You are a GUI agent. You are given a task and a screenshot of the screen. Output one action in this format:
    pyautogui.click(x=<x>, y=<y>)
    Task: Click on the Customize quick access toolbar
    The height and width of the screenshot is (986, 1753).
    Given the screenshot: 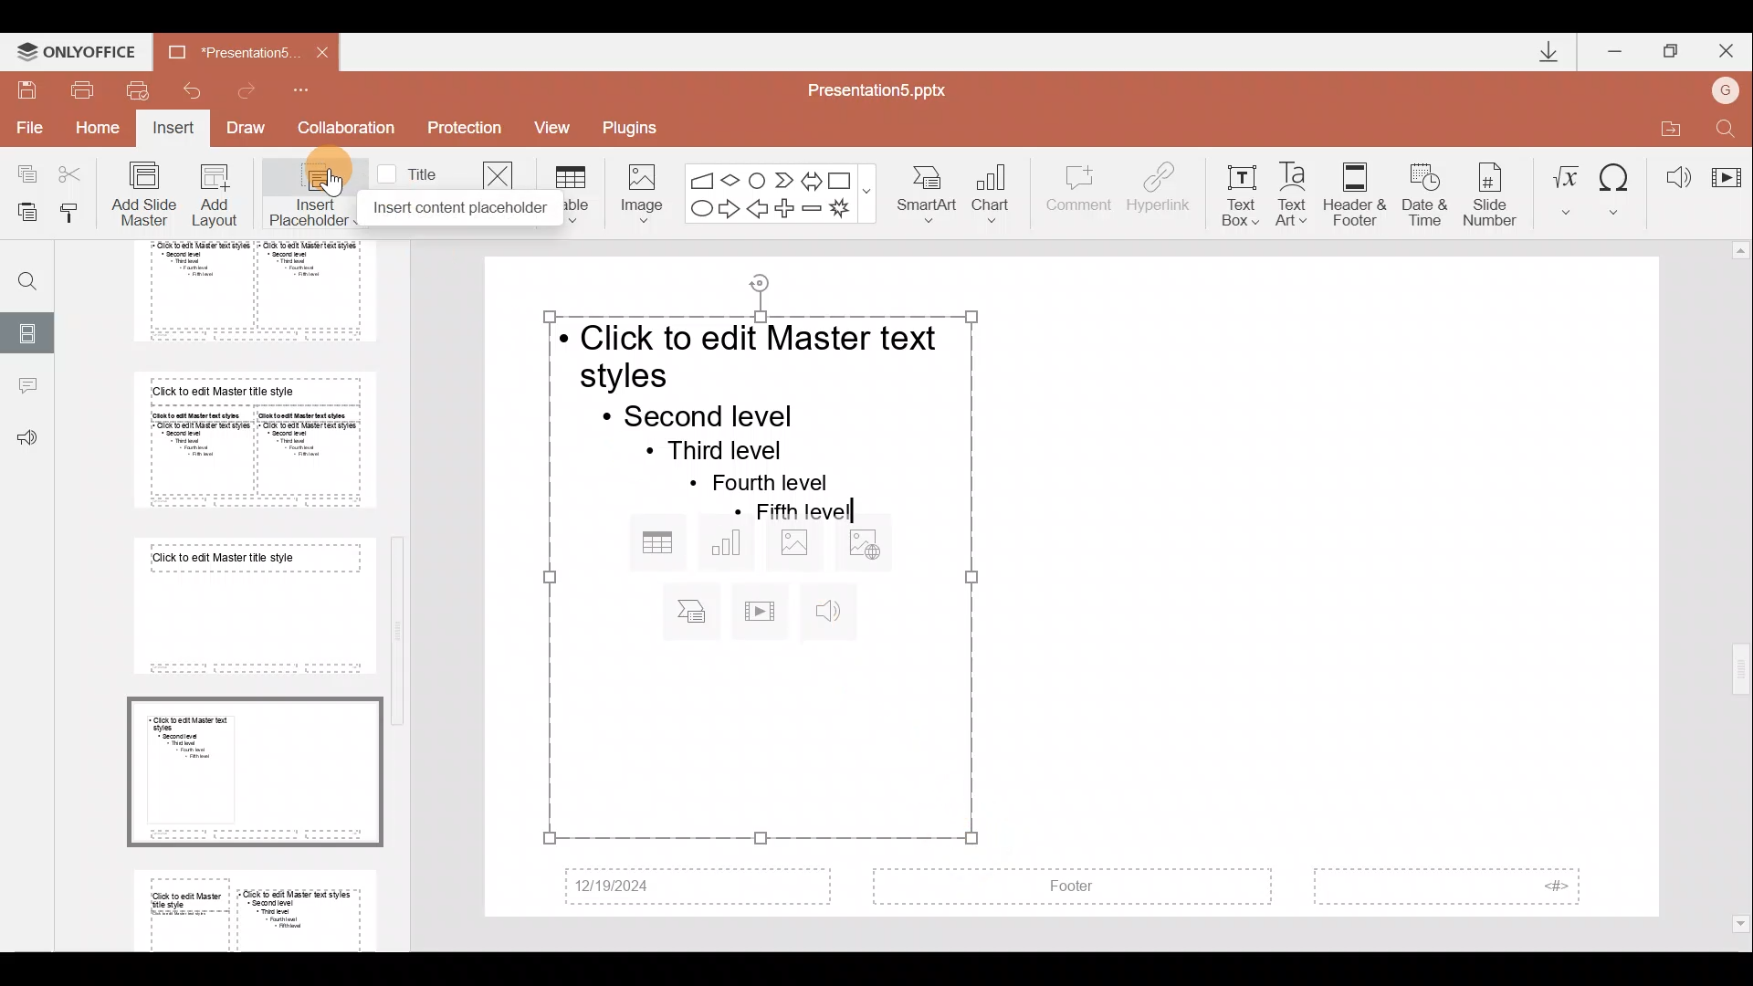 What is the action you would take?
    pyautogui.click(x=313, y=89)
    